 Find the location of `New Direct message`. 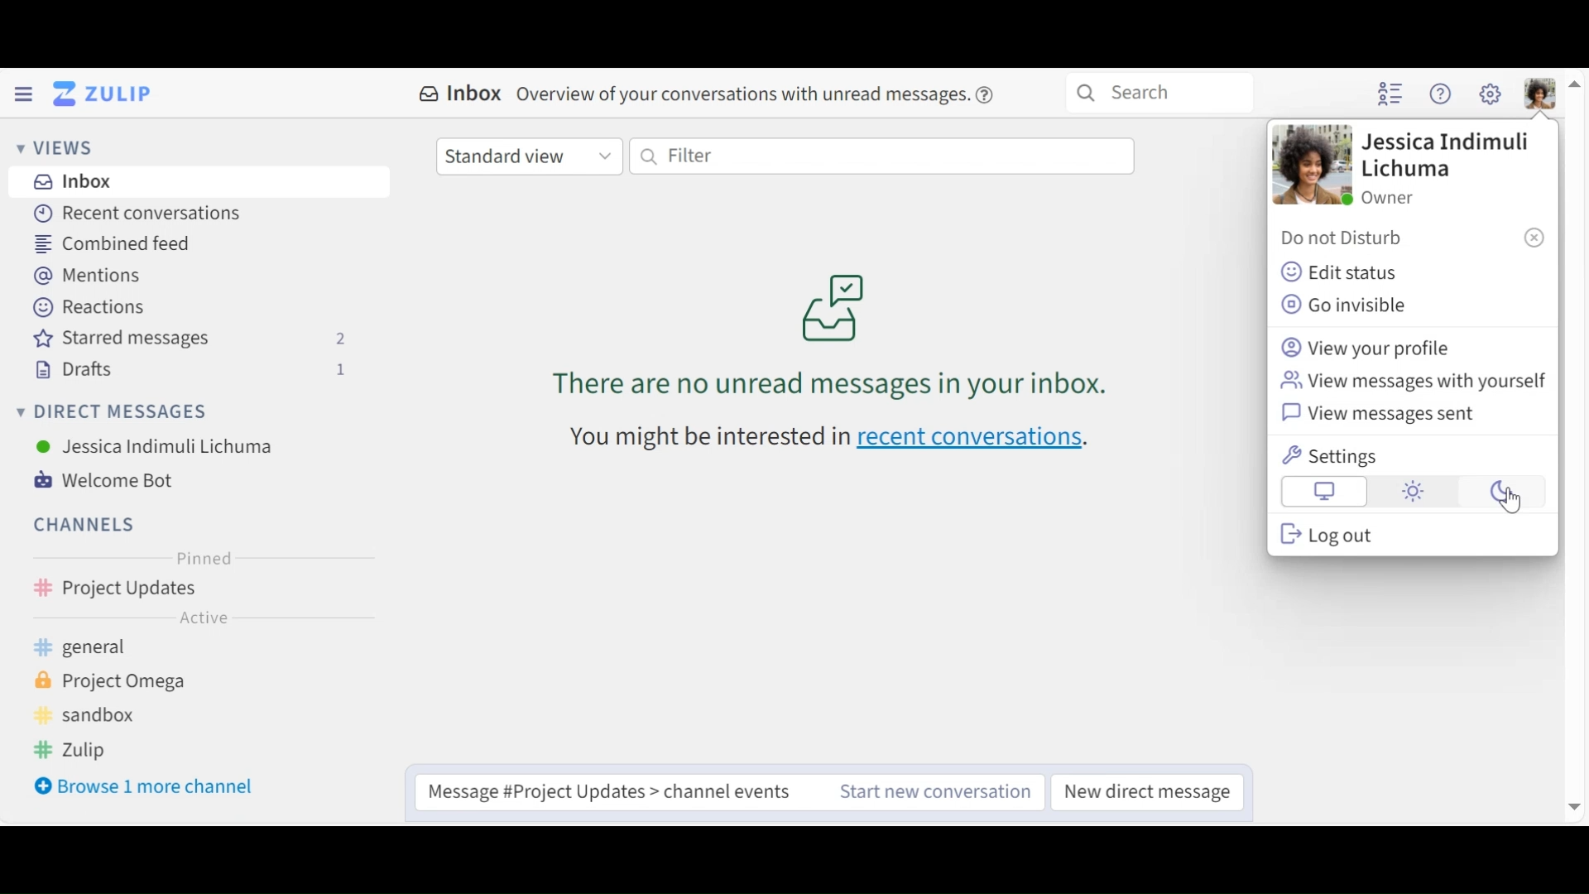

New Direct message is located at coordinates (1146, 793).